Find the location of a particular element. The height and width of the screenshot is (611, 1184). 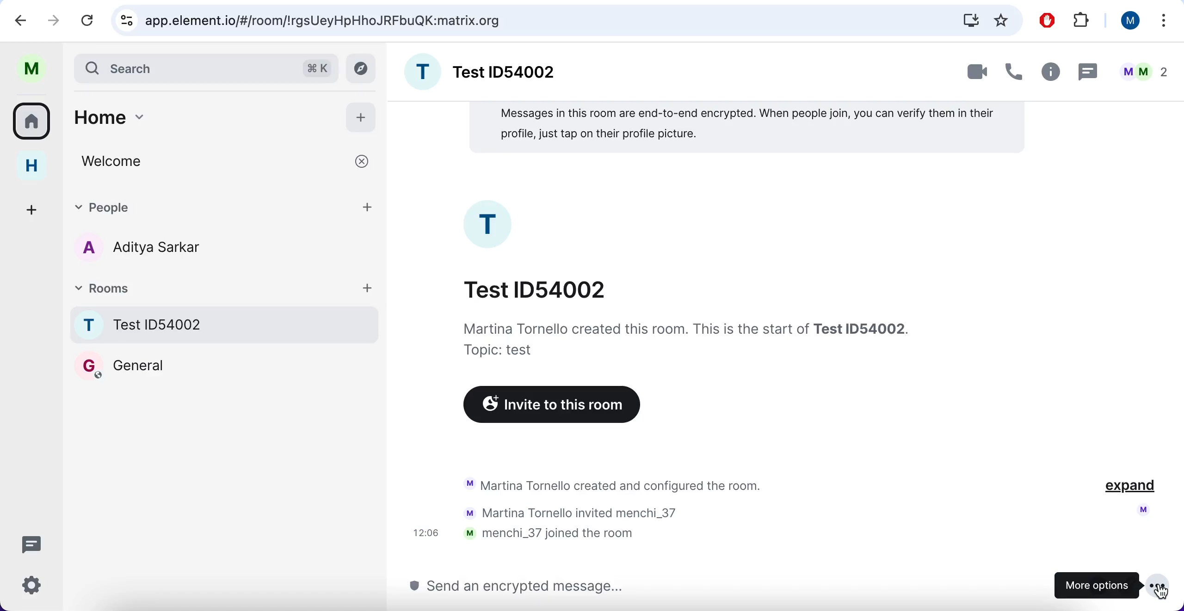

note is located at coordinates (746, 128).